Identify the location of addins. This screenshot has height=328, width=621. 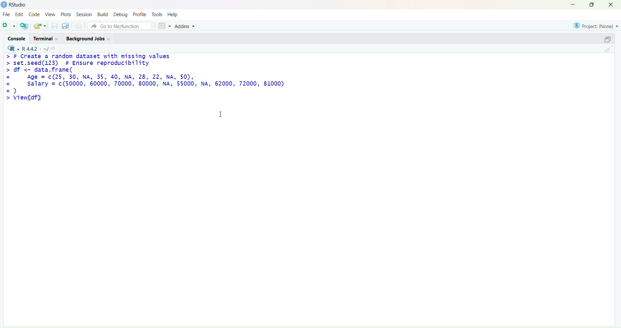
(187, 27).